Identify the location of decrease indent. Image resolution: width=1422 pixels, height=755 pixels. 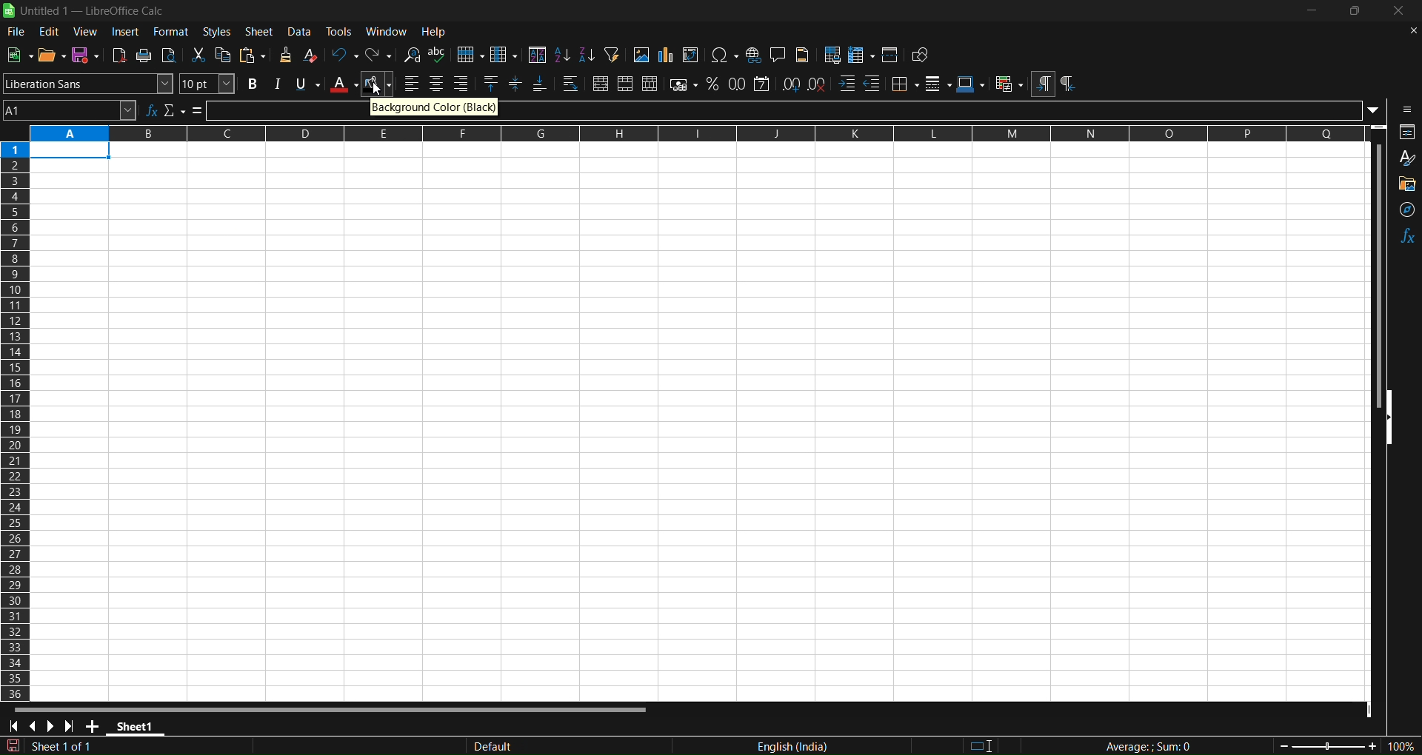
(873, 84).